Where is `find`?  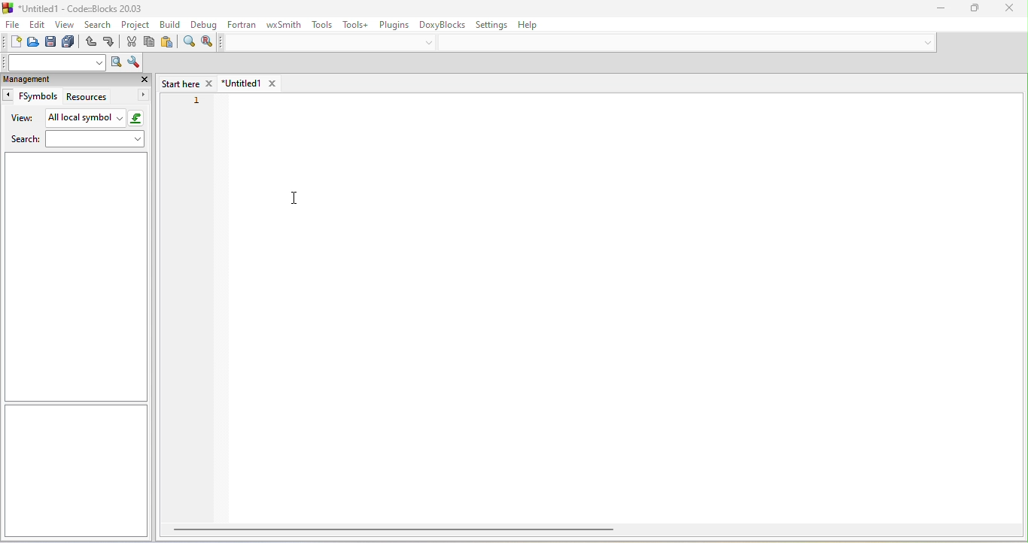 find is located at coordinates (189, 44).